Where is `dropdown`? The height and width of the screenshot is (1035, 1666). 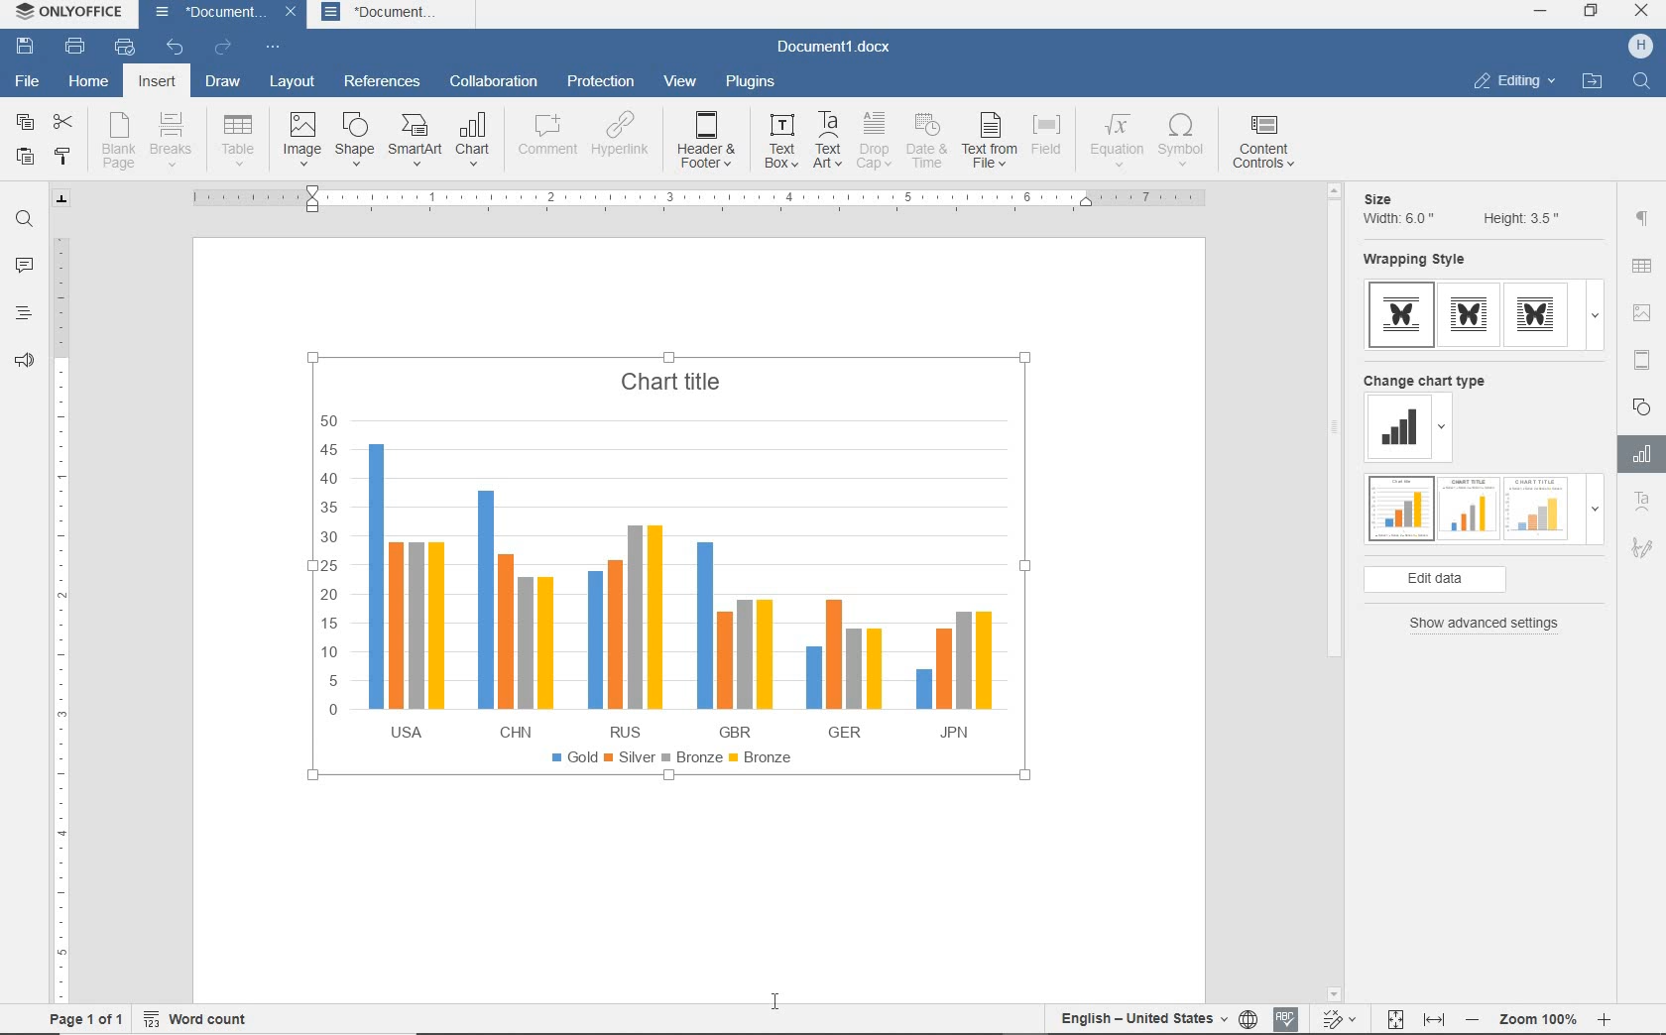 dropdown is located at coordinates (1445, 430).